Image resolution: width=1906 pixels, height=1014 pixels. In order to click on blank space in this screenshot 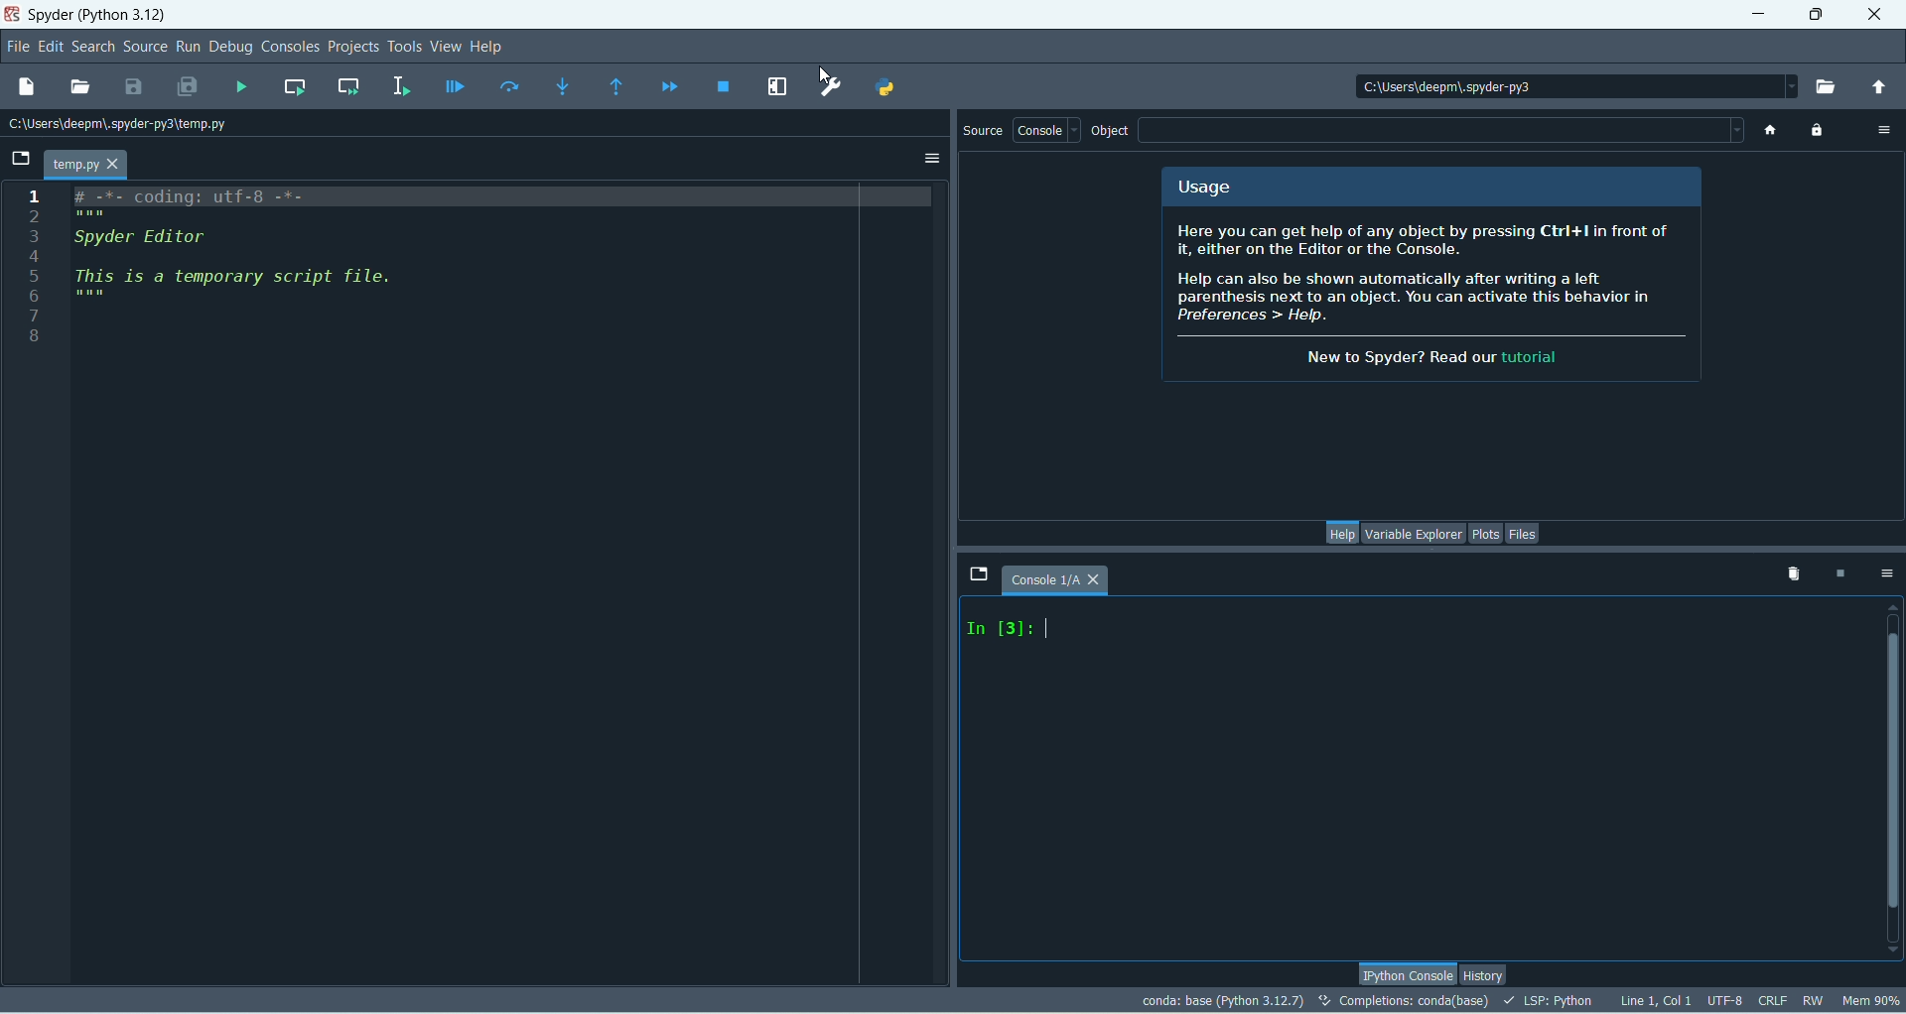, I will do `click(1442, 130)`.